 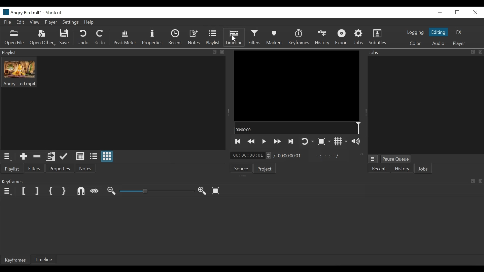 I want to click on Jobs, so click(x=424, y=169).